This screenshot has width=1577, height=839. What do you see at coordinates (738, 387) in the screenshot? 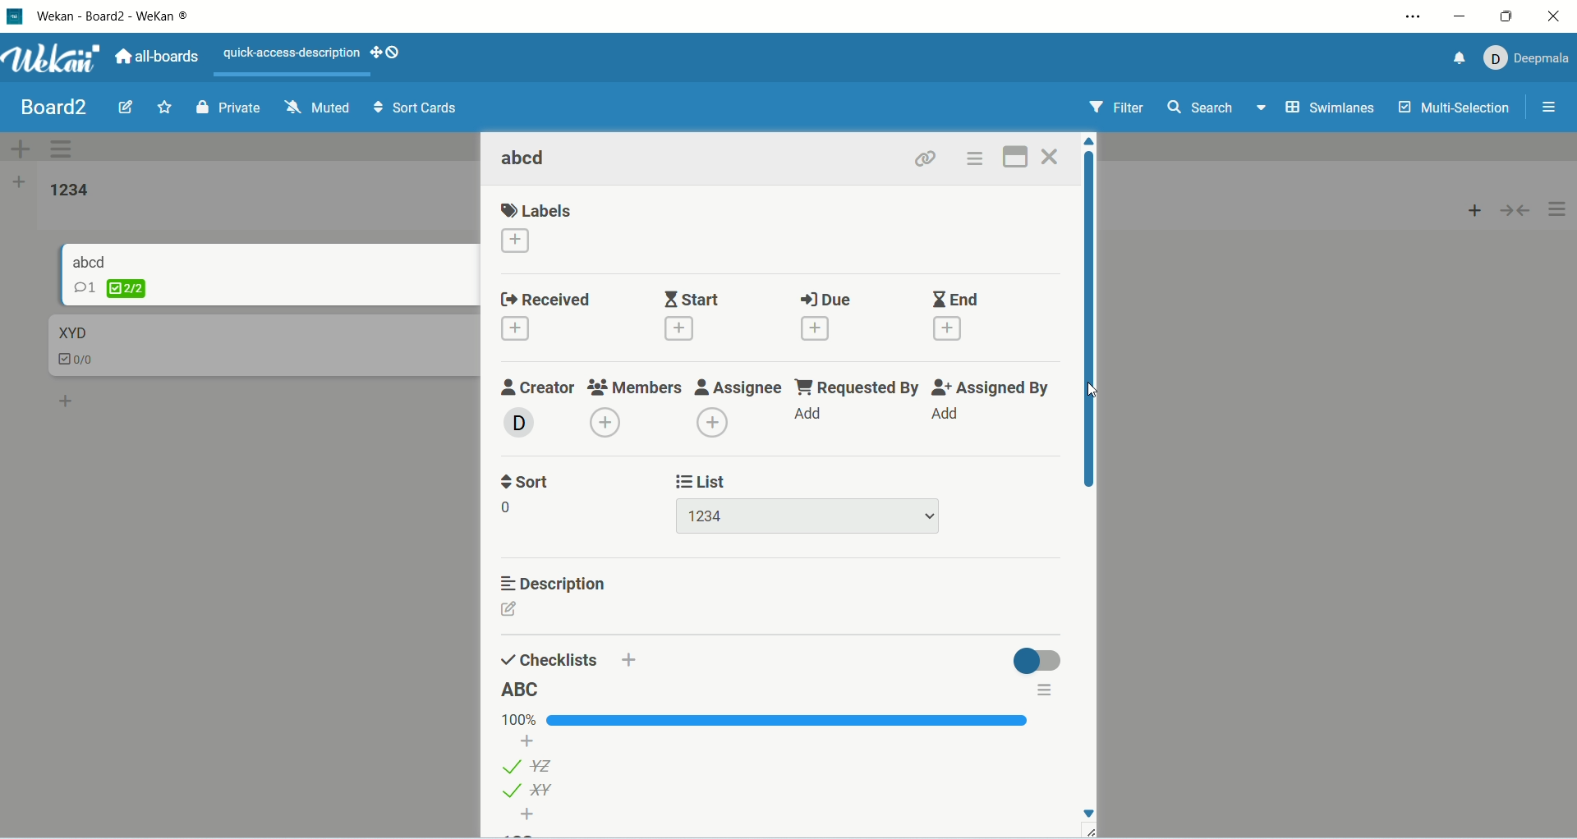
I see `assignee` at bounding box center [738, 387].